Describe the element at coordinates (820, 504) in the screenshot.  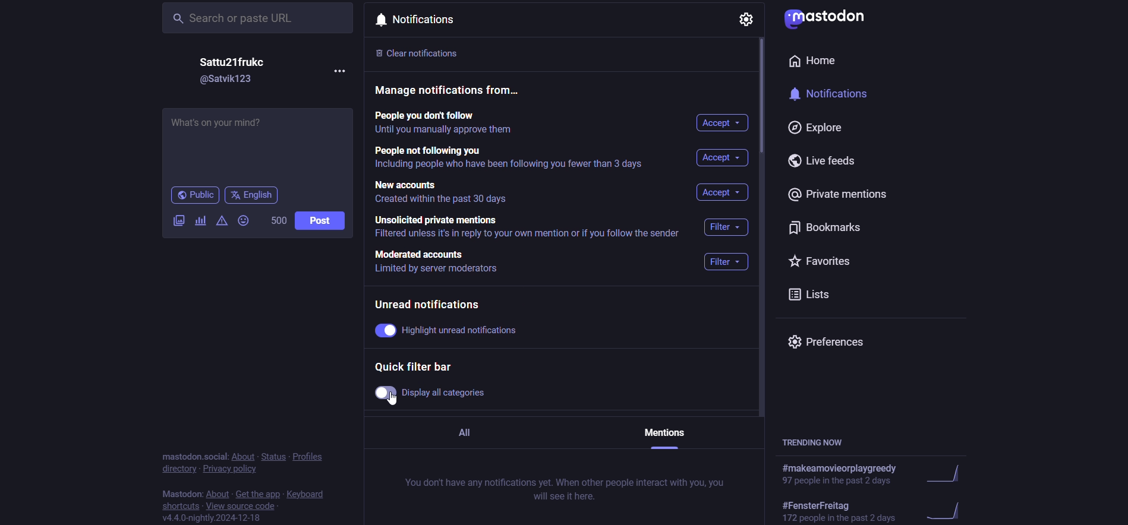
I see `#FensterFreitag` at that location.